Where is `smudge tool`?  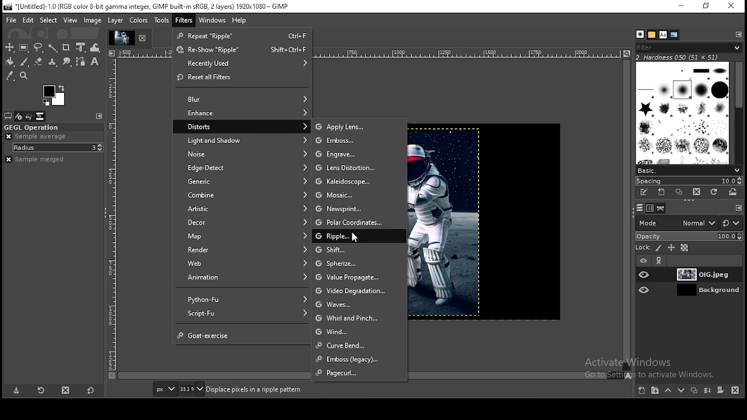 smudge tool is located at coordinates (68, 62).